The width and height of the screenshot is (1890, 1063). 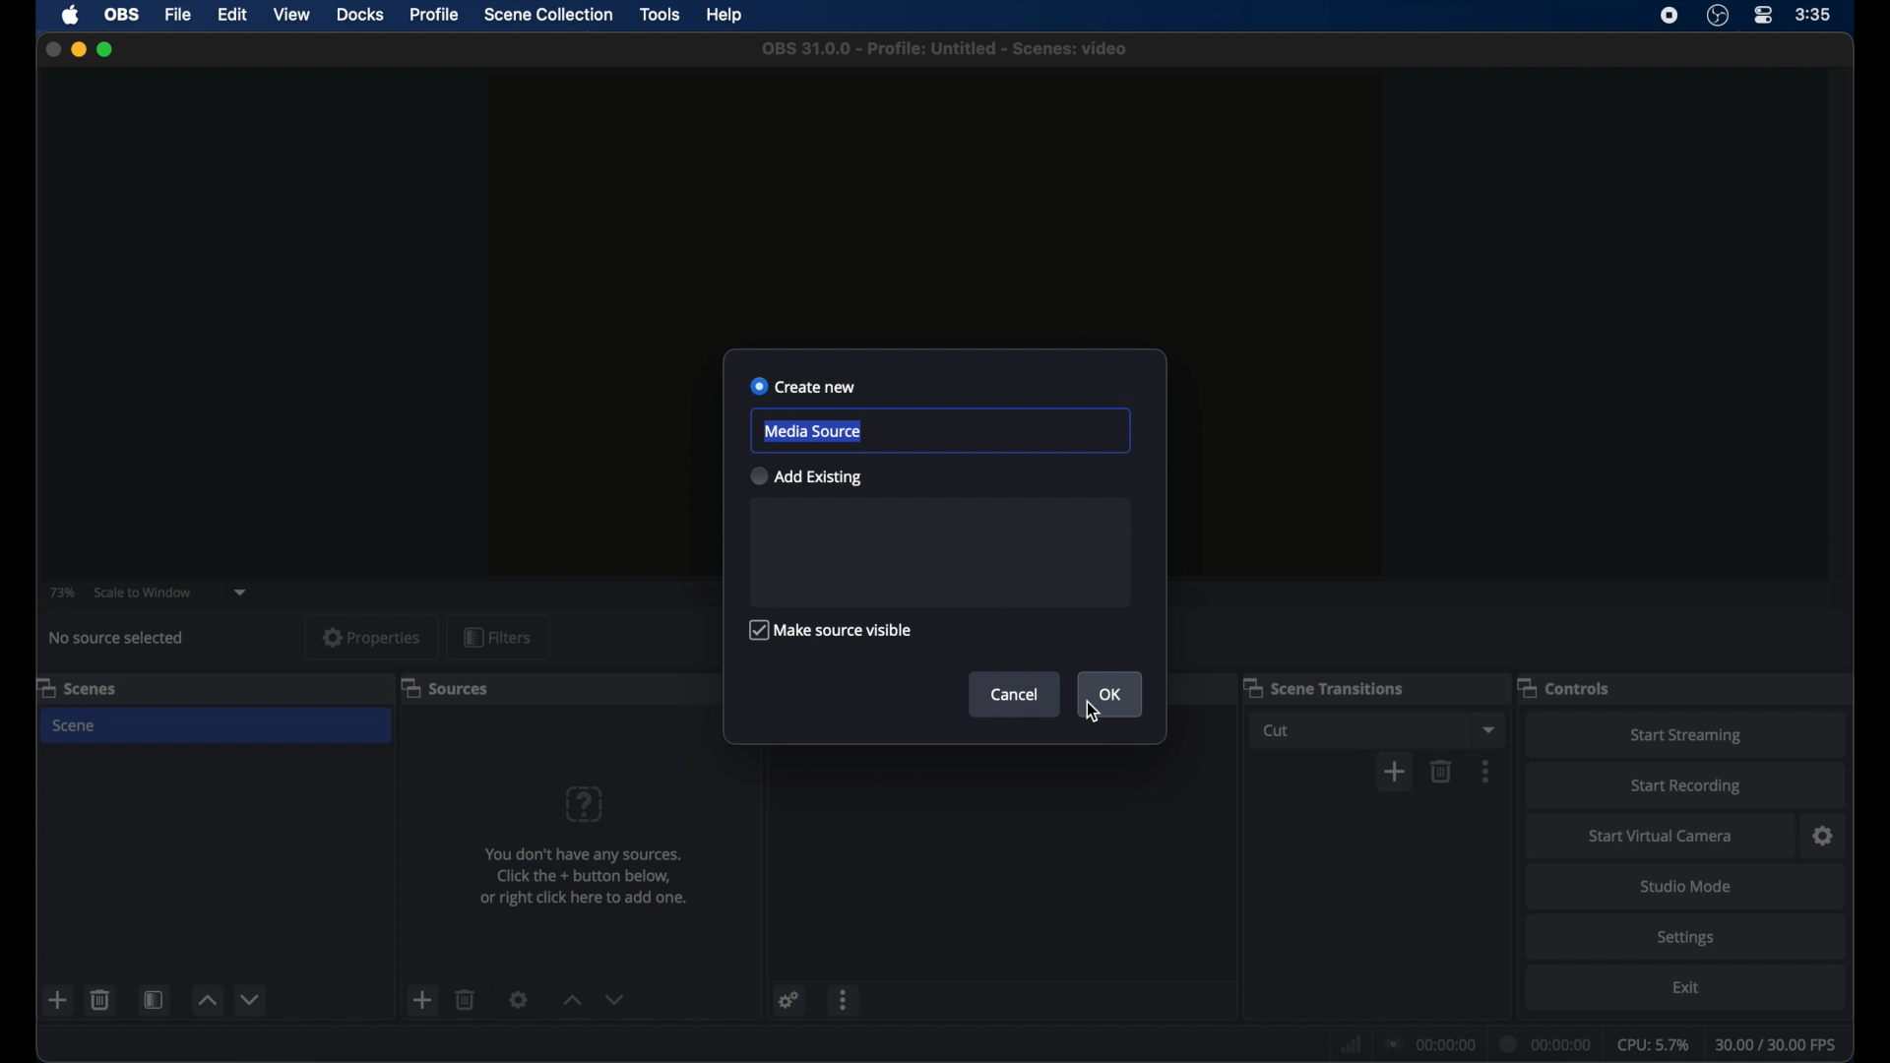 What do you see at coordinates (293, 16) in the screenshot?
I see `view` at bounding box center [293, 16].